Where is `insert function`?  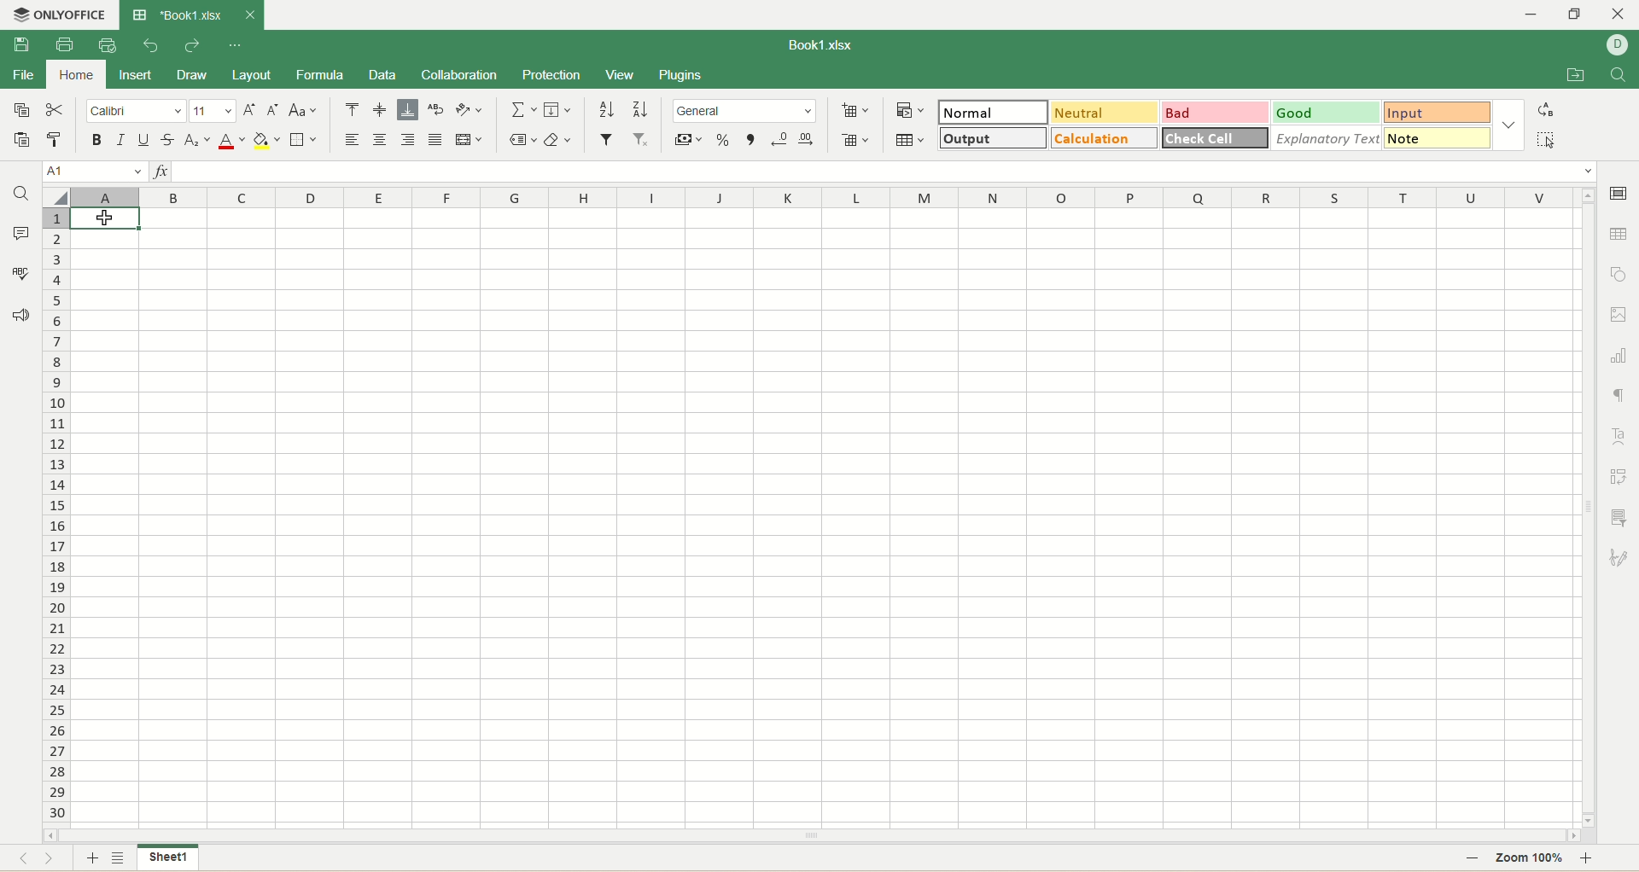 insert function is located at coordinates (160, 171).